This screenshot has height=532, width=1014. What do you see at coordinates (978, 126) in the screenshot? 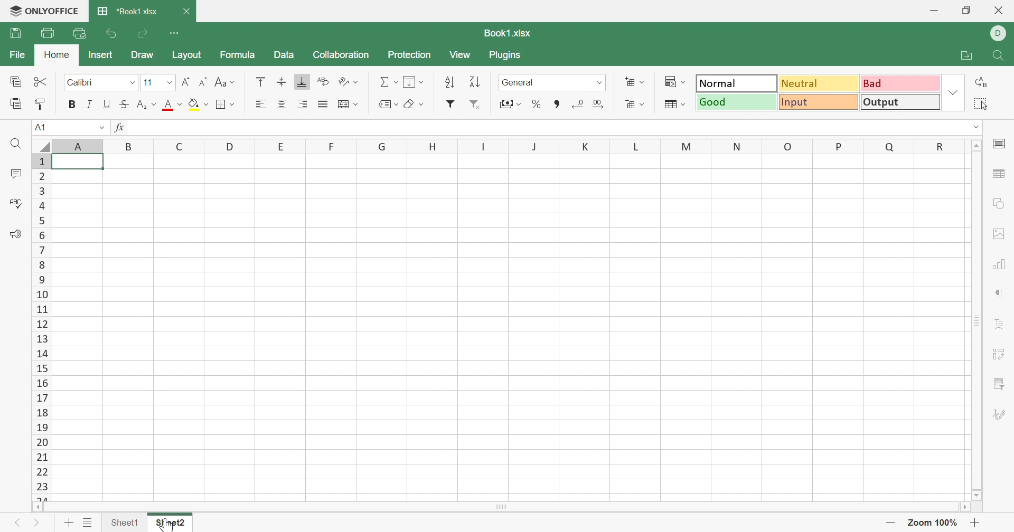
I see `Drop Down` at bounding box center [978, 126].